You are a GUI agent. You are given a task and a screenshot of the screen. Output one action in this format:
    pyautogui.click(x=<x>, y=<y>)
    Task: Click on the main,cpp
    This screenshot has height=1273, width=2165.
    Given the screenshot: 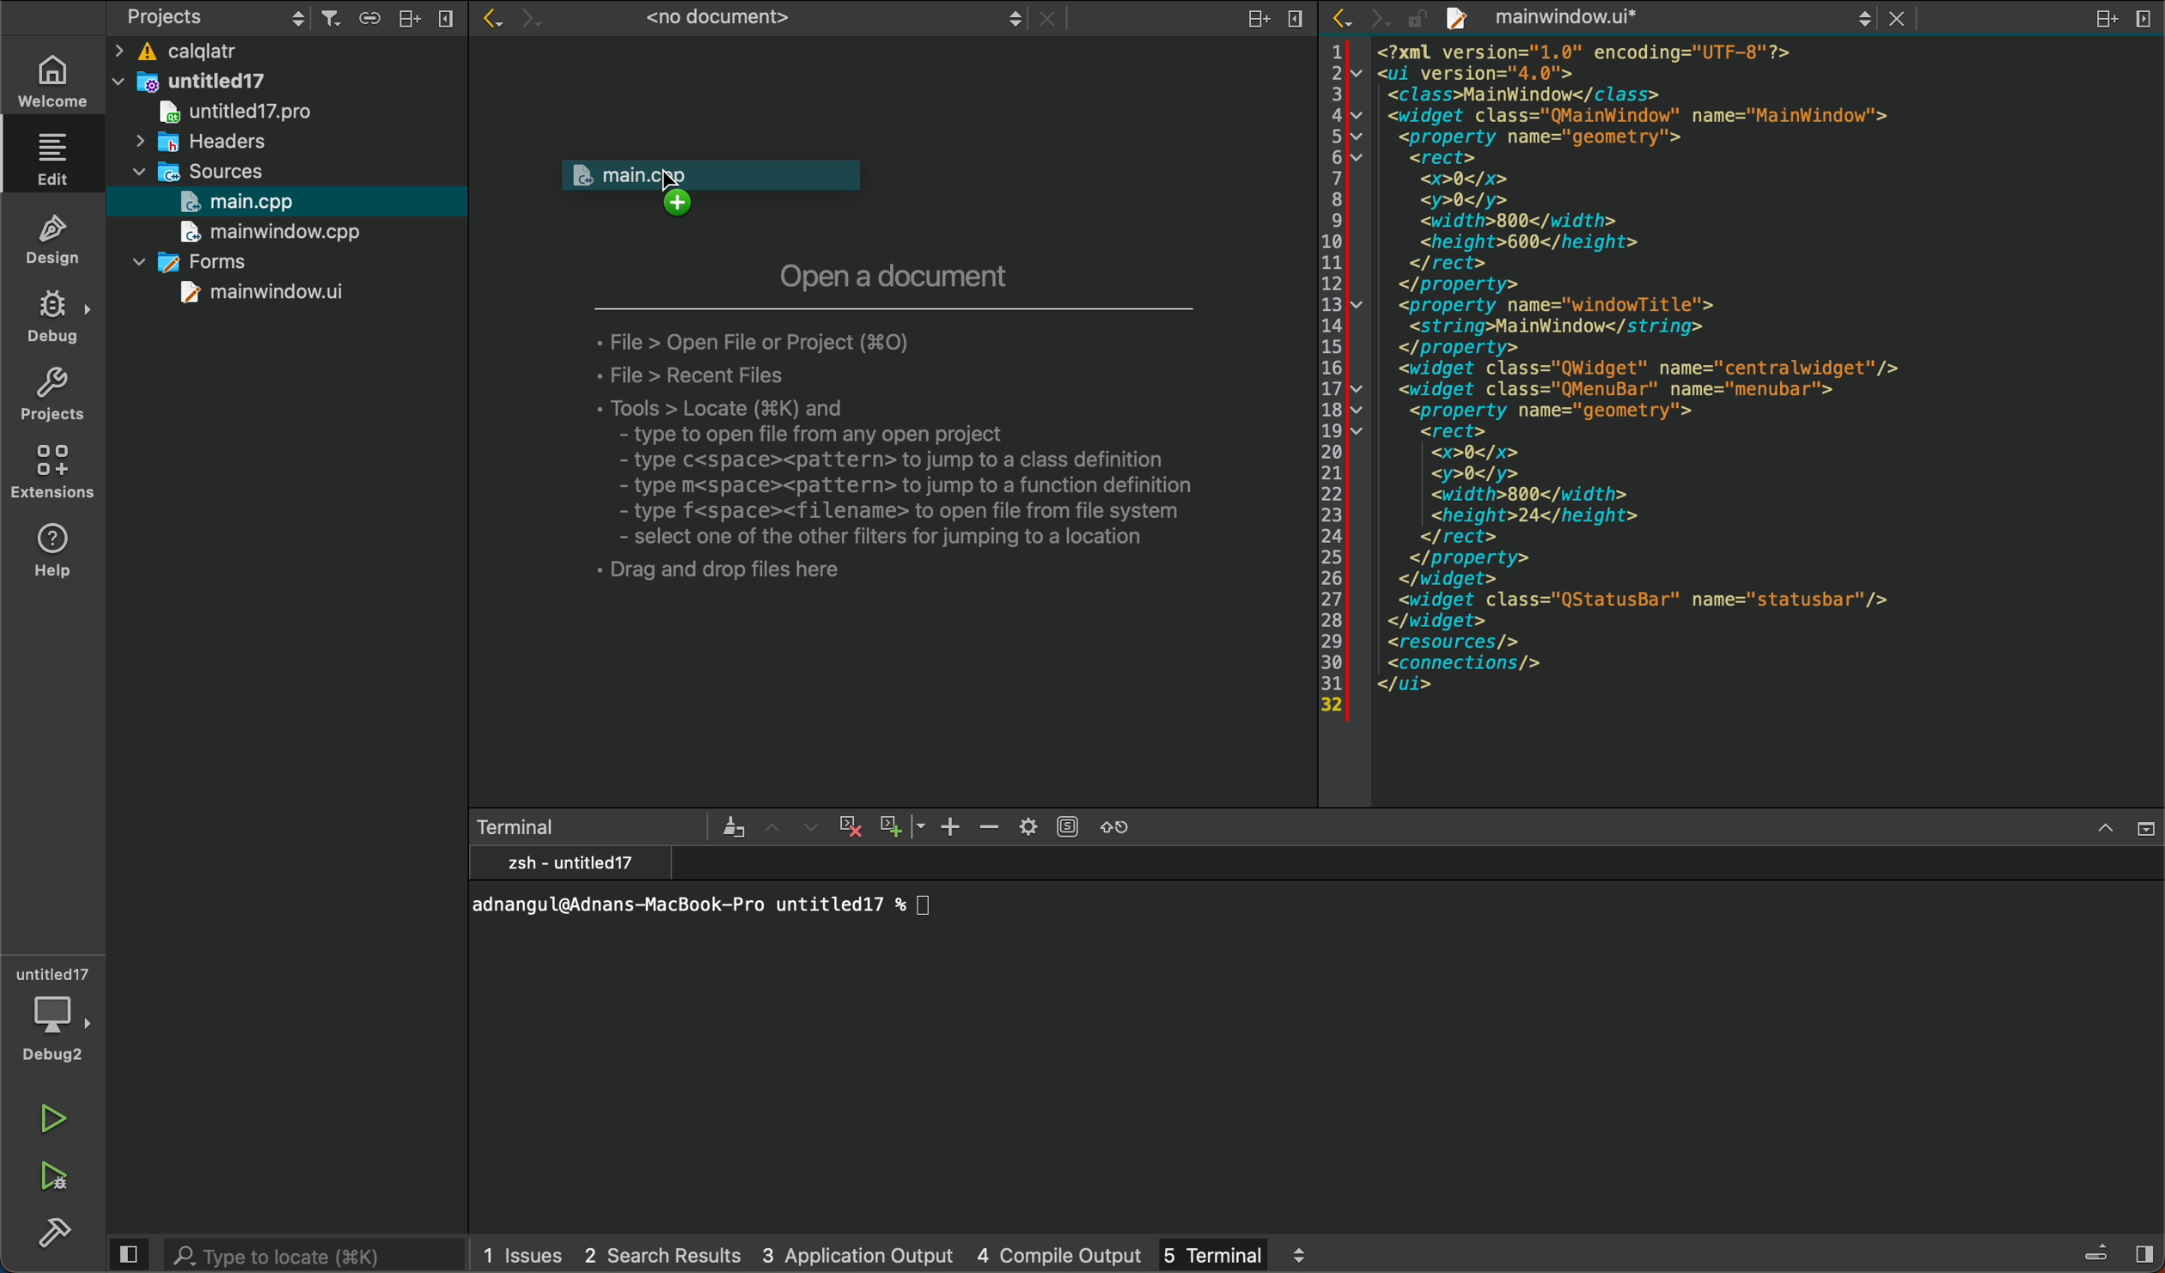 What is the action you would take?
    pyautogui.click(x=248, y=203)
    